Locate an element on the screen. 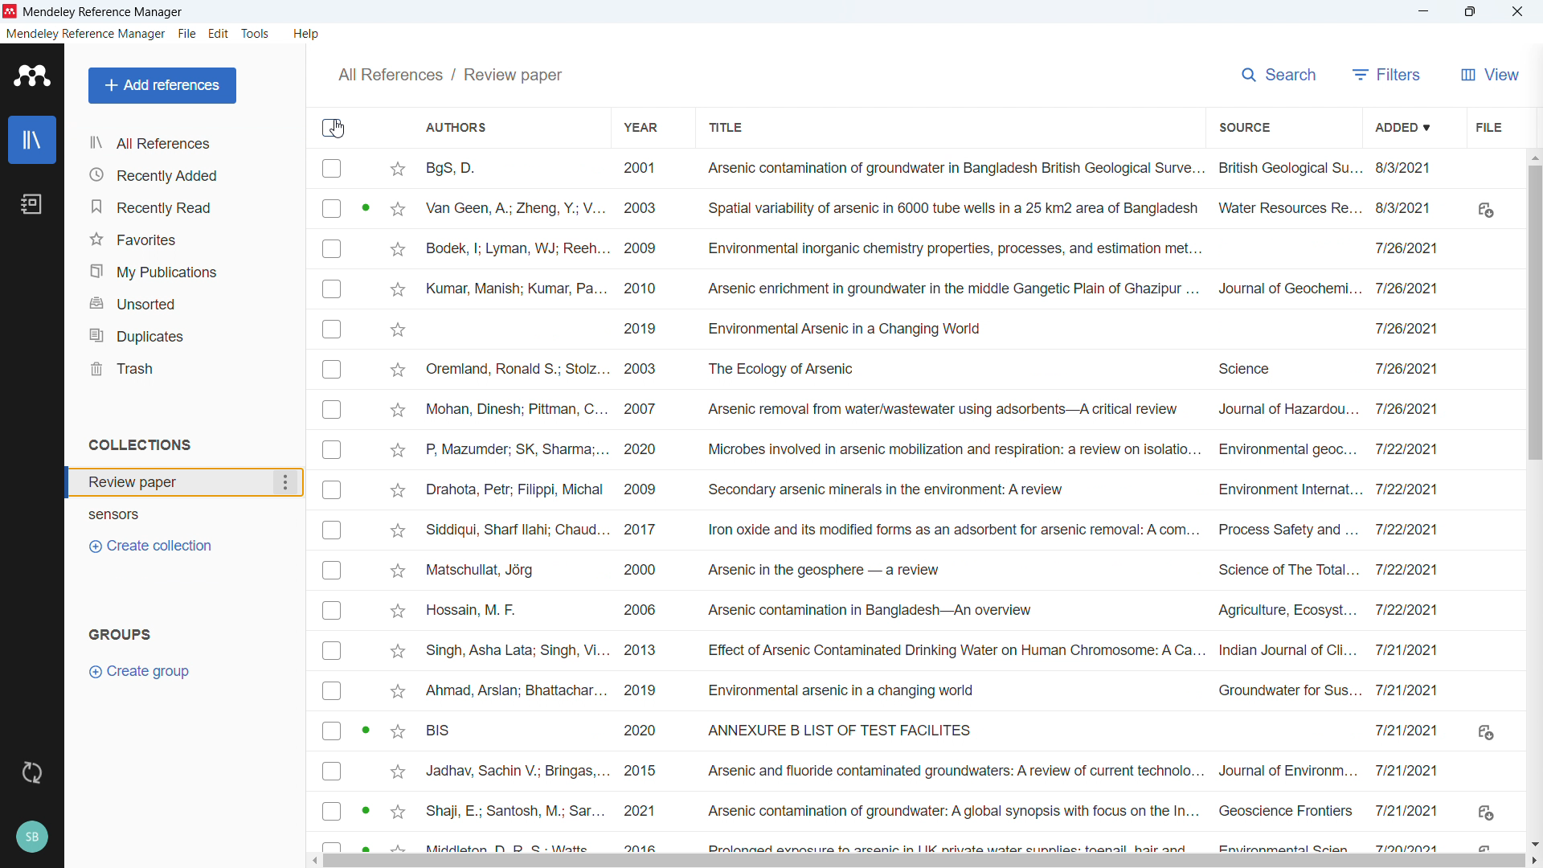  Unsorted  is located at coordinates (183, 302).